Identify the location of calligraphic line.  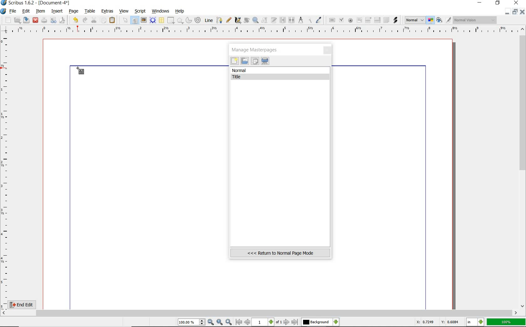
(238, 20).